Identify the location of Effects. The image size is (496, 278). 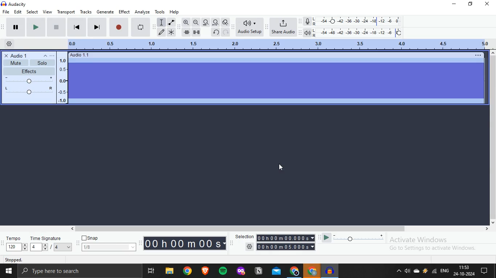
(34, 81).